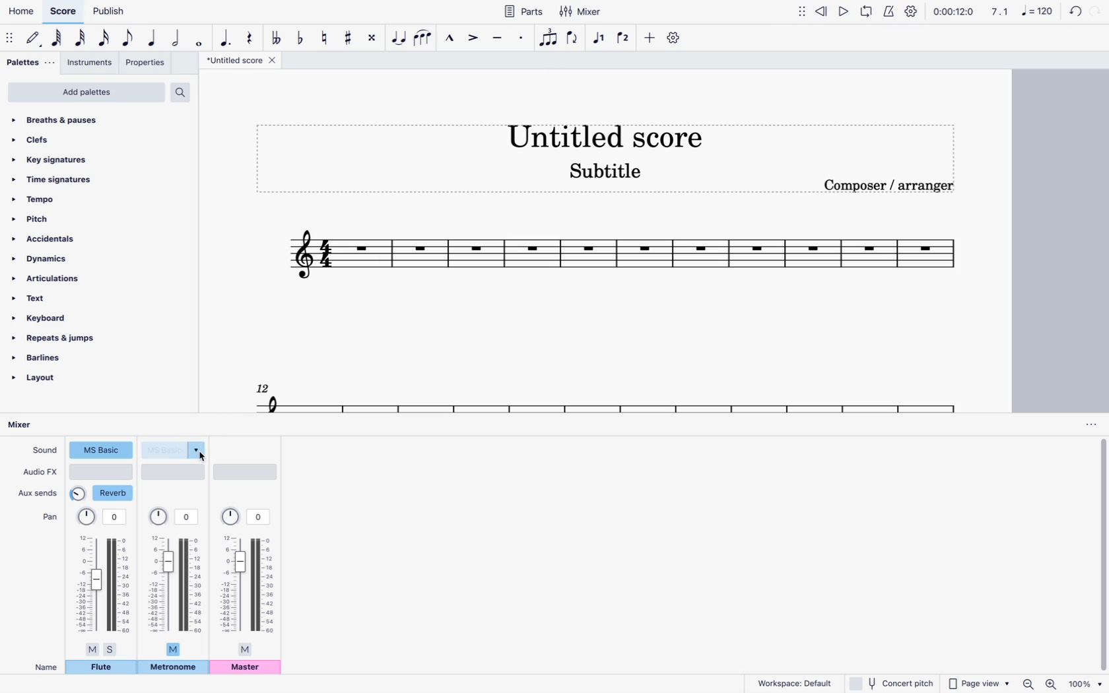 This screenshot has width=1109, height=693. What do you see at coordinates (843, 11) in the screenshot?
I see `play` at bounding box center [843, 11].